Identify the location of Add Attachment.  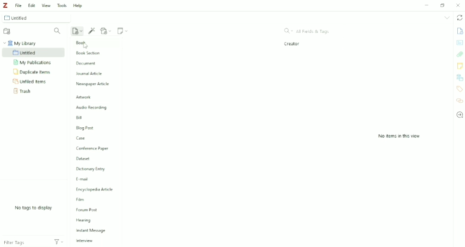
(106, 30).